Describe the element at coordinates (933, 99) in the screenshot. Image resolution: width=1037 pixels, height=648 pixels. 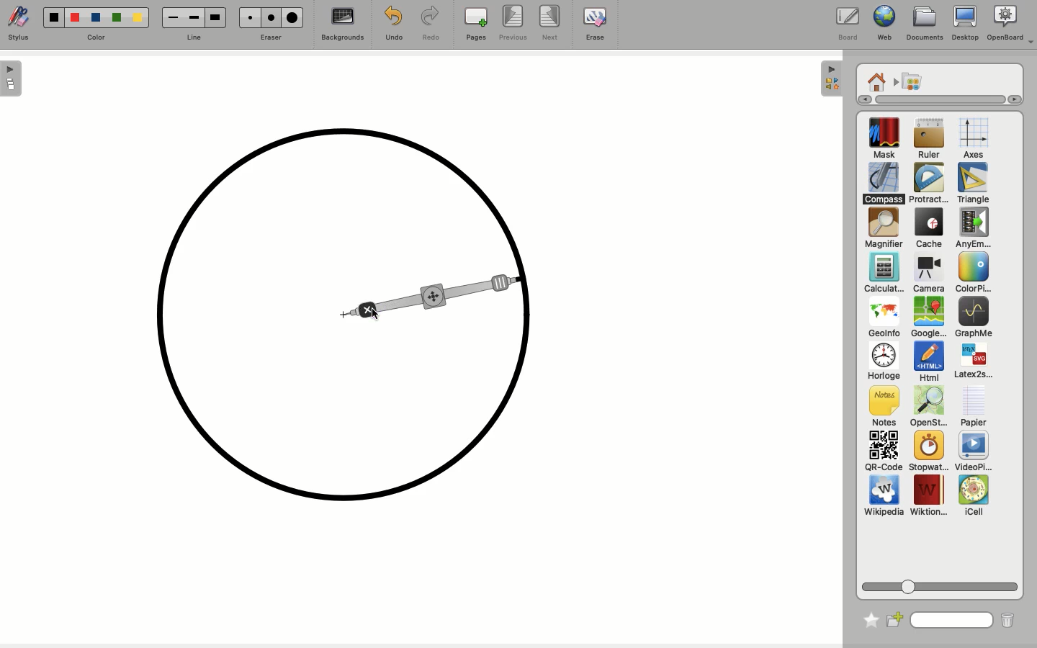
I see `Scroll` at that location.